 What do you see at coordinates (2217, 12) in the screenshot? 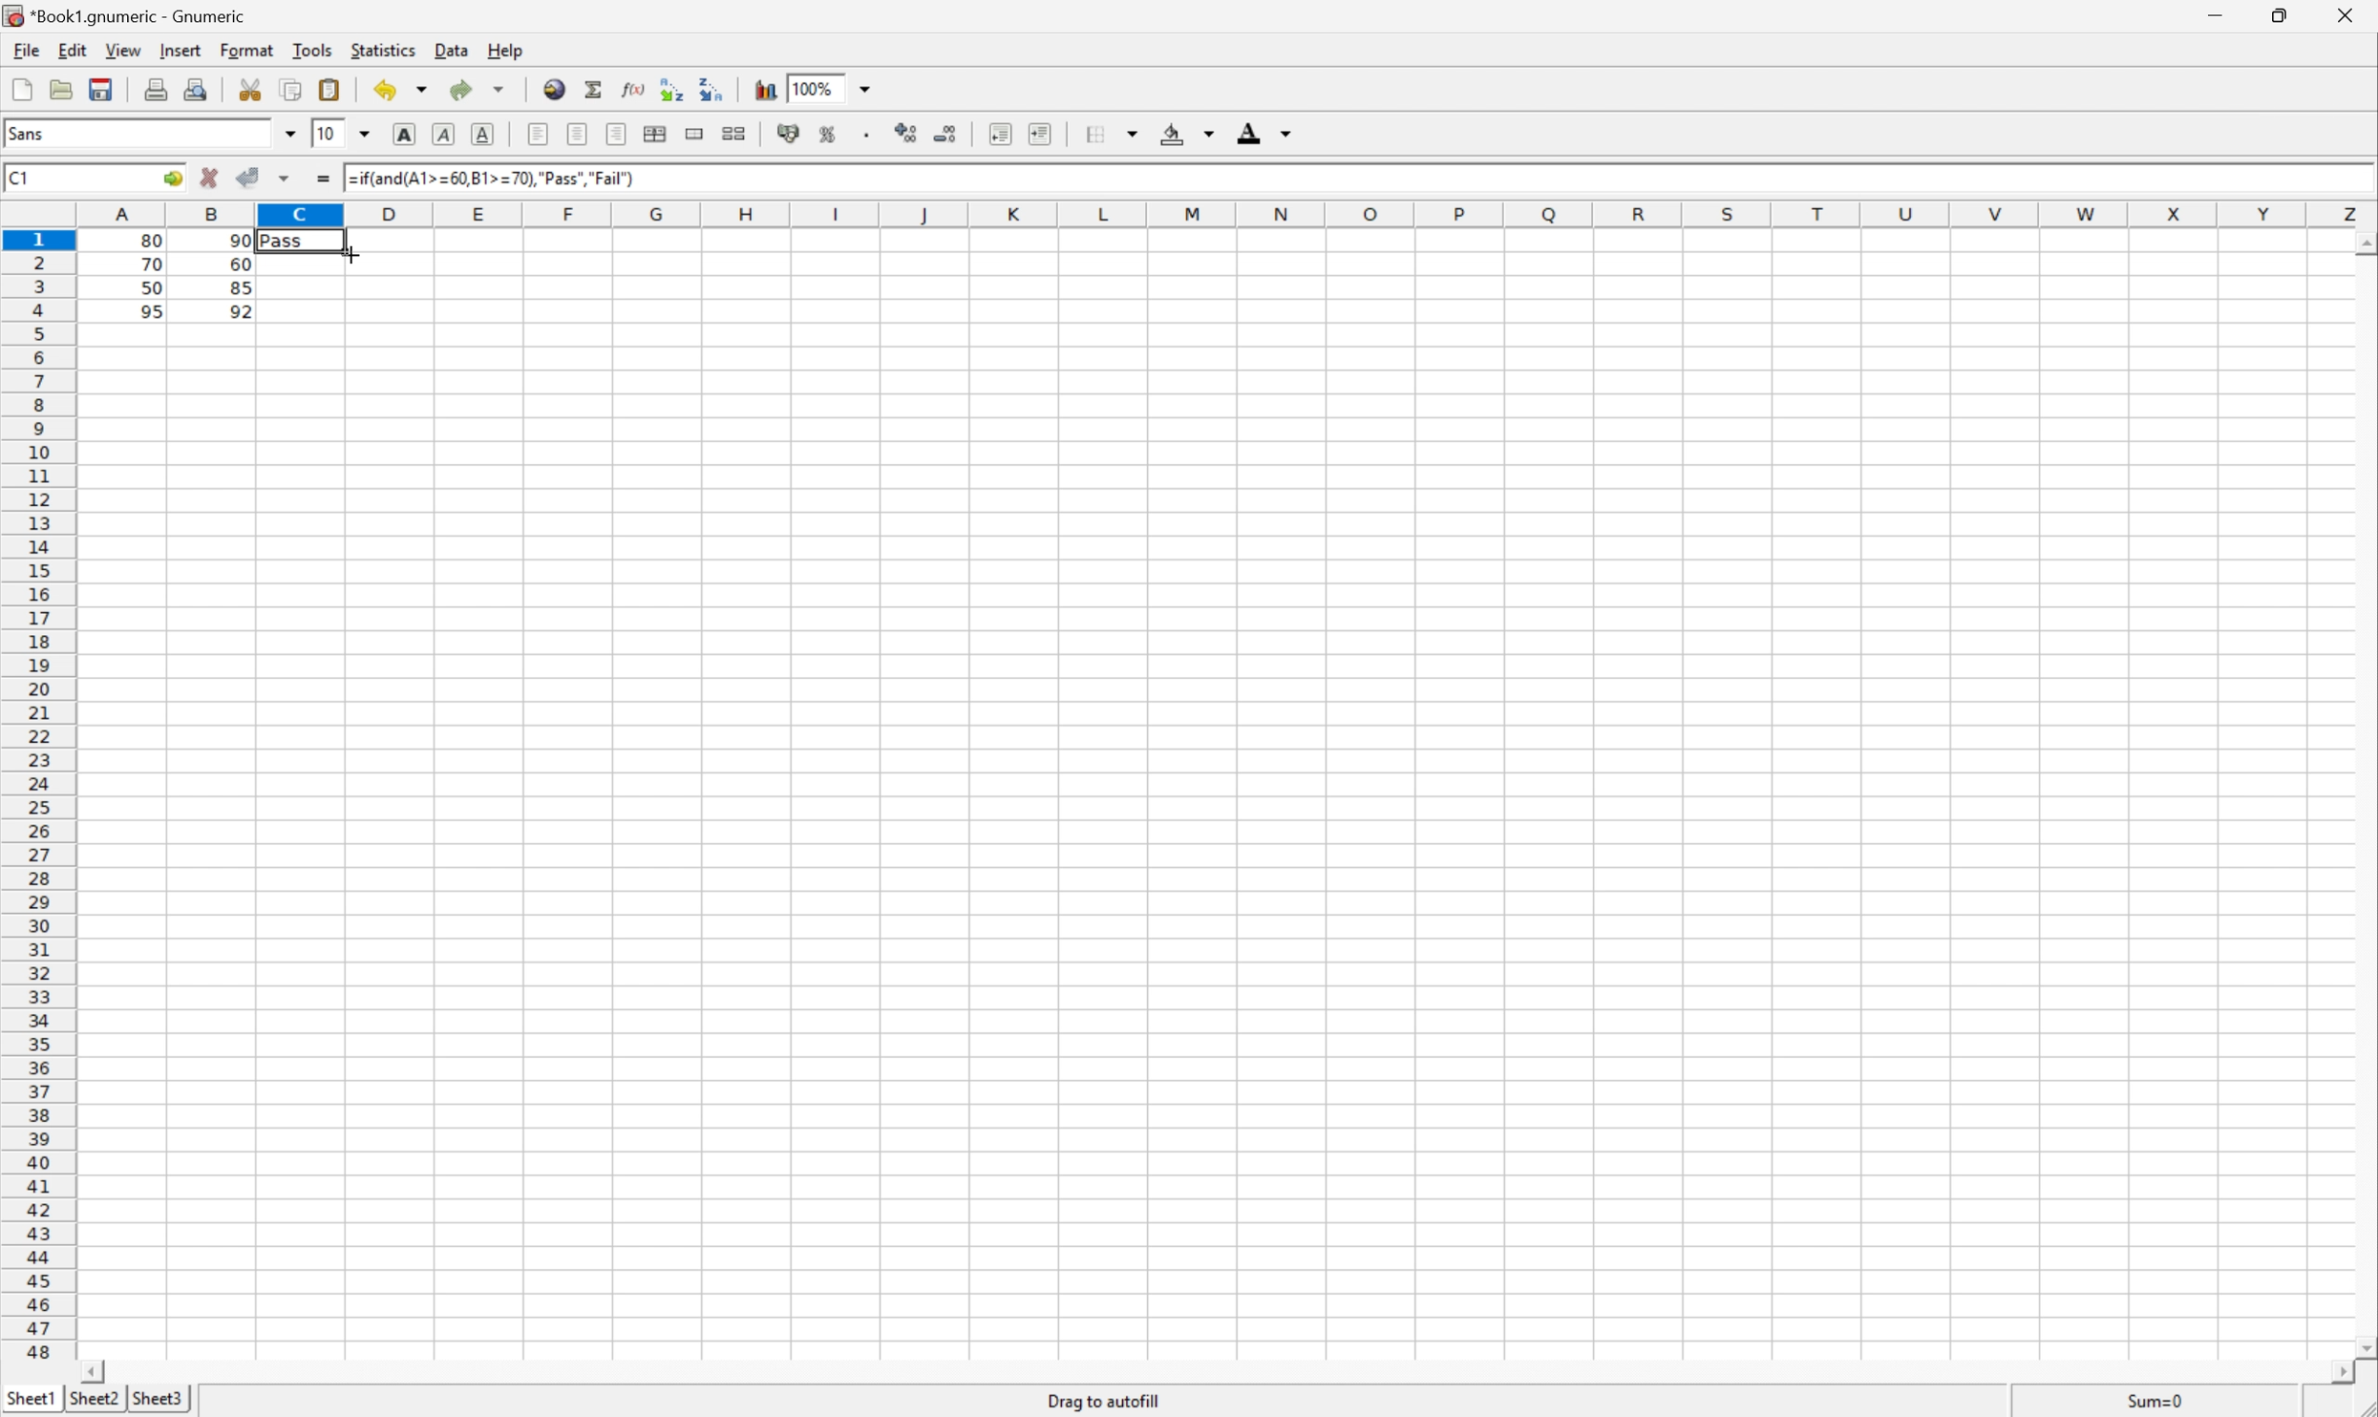
I see `Minimize` at bounding box center [2217, 12].